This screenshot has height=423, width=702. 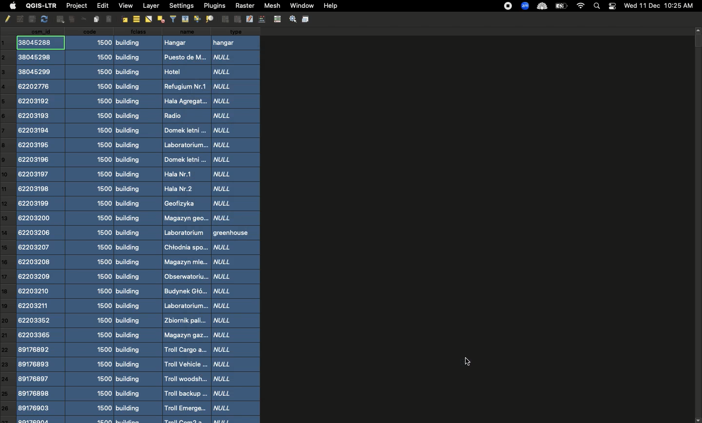 I want to click on Charge, so click(x=561, y=6).